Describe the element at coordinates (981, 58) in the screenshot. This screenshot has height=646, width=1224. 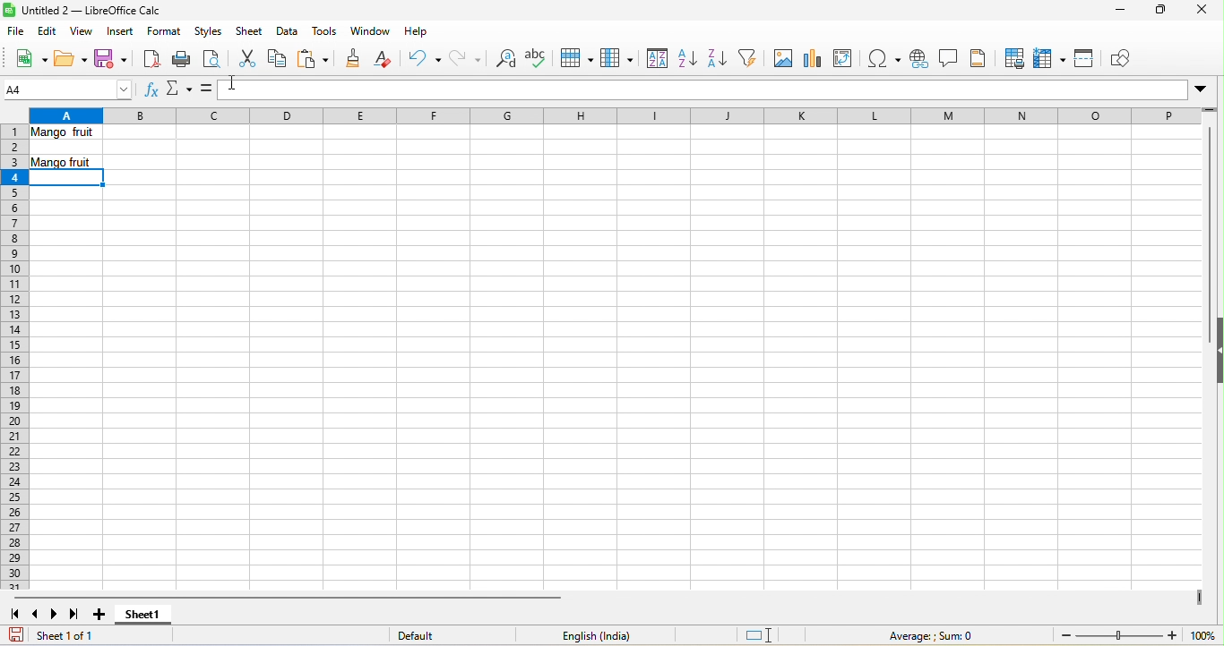
I see `header and footer` at that location.